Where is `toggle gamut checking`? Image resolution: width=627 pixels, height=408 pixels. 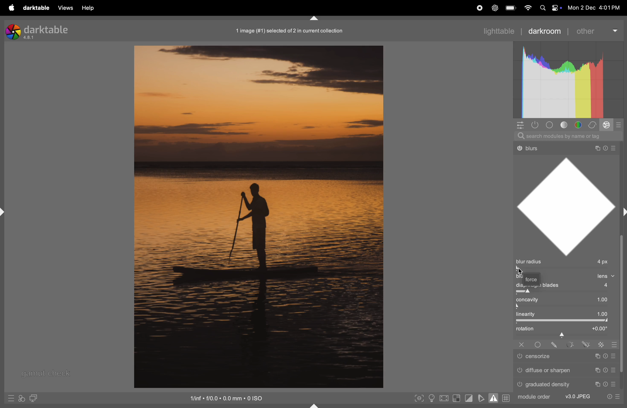
toggle gamut checking is located at coordinates (494, 397).